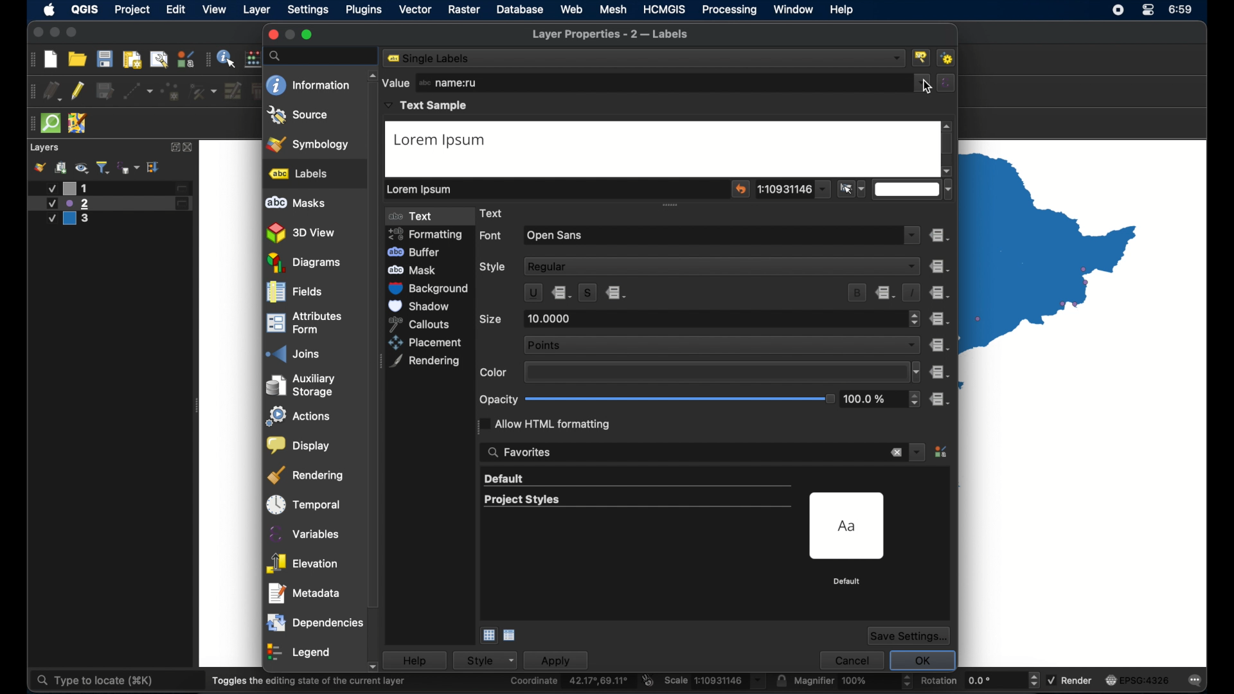 This screenshot has width=1234, height=694. I want to click on 3D view, so click(303, 233).